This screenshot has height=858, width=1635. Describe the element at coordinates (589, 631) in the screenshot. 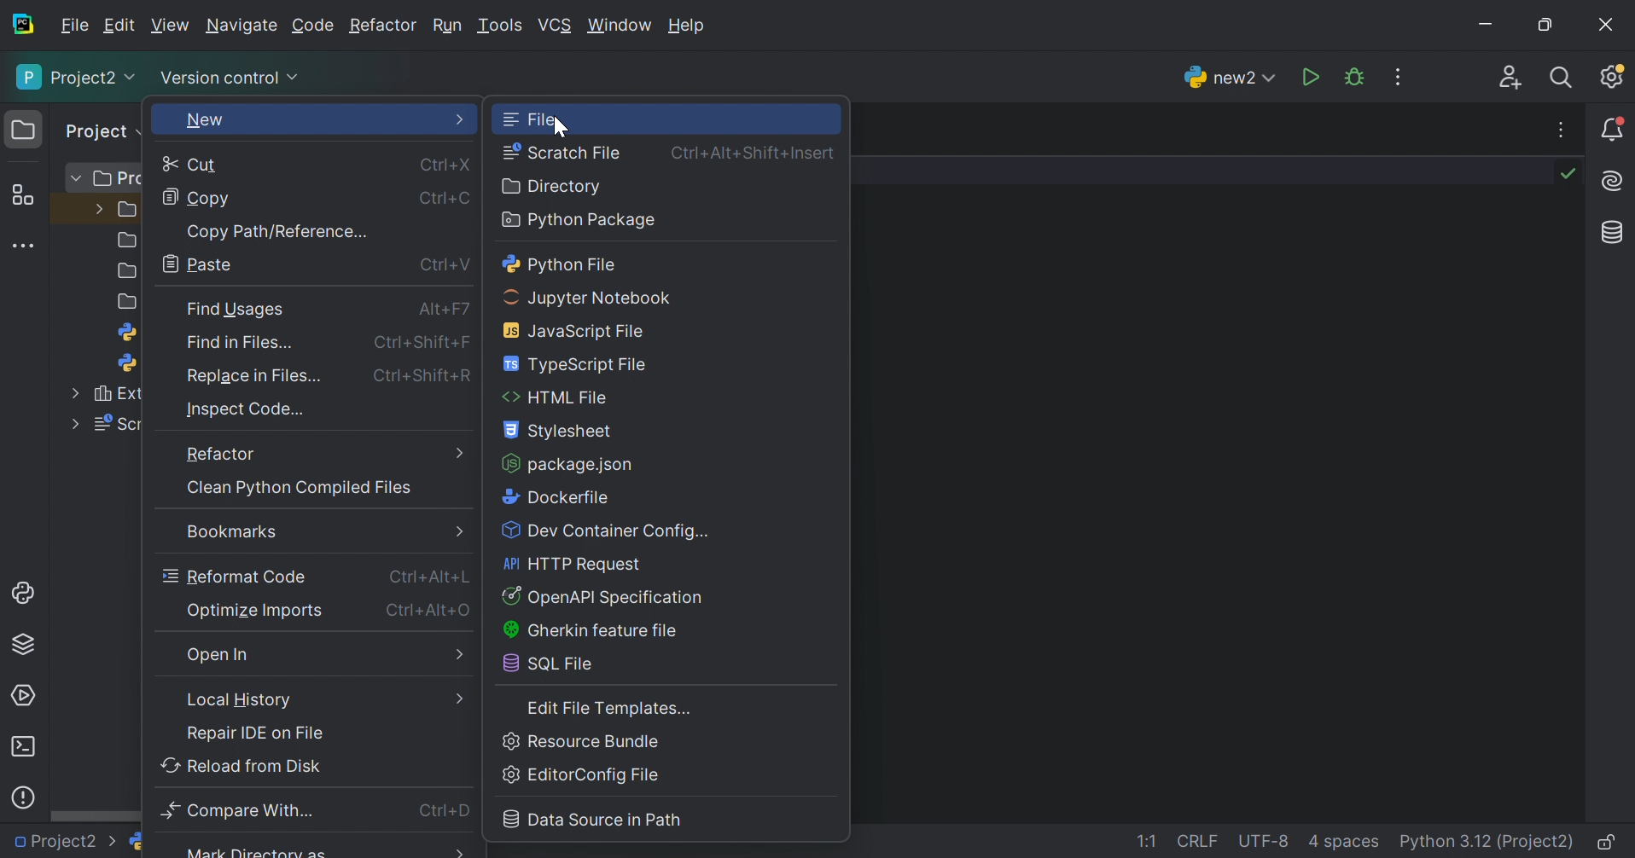

I see `Gherkin feature file` at that location.